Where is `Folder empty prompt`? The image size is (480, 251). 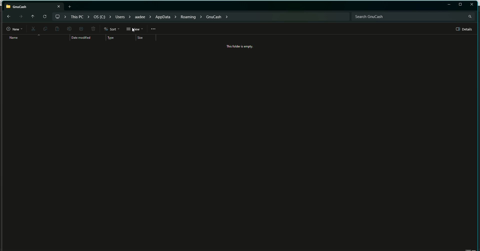 Folder empty prompt is located at coordinates (241, 46).